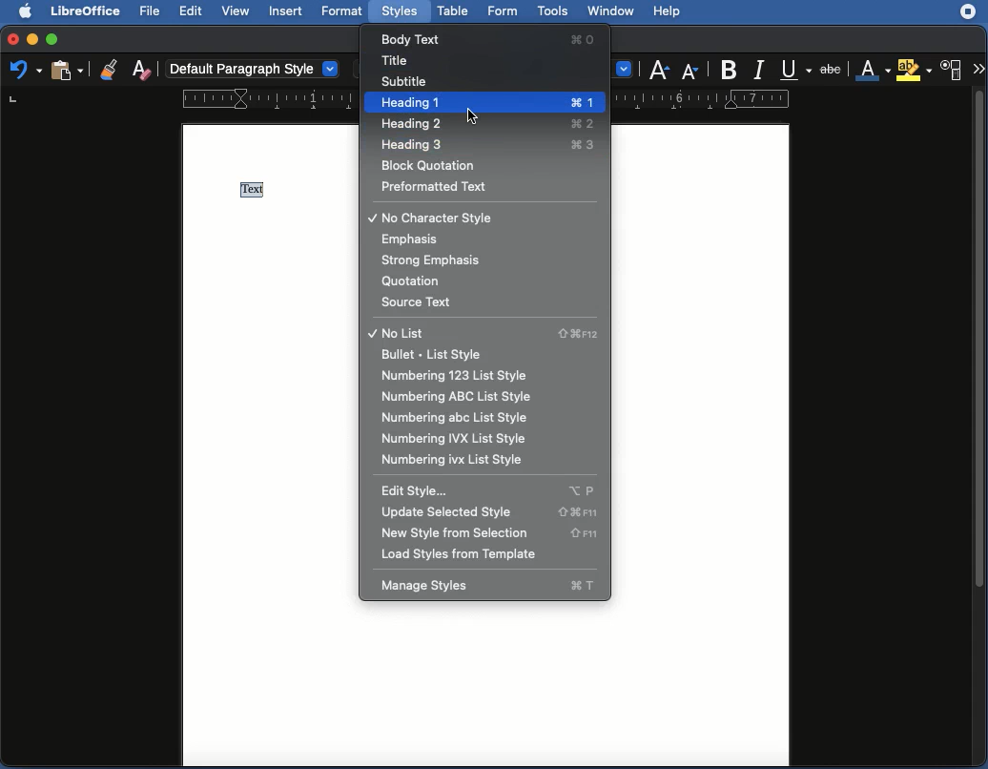 Image resolution: width=988 pixels, height=769 pixels. Describe the element at coordinates (152, 11) in the screenshot. I see `File` at that location.